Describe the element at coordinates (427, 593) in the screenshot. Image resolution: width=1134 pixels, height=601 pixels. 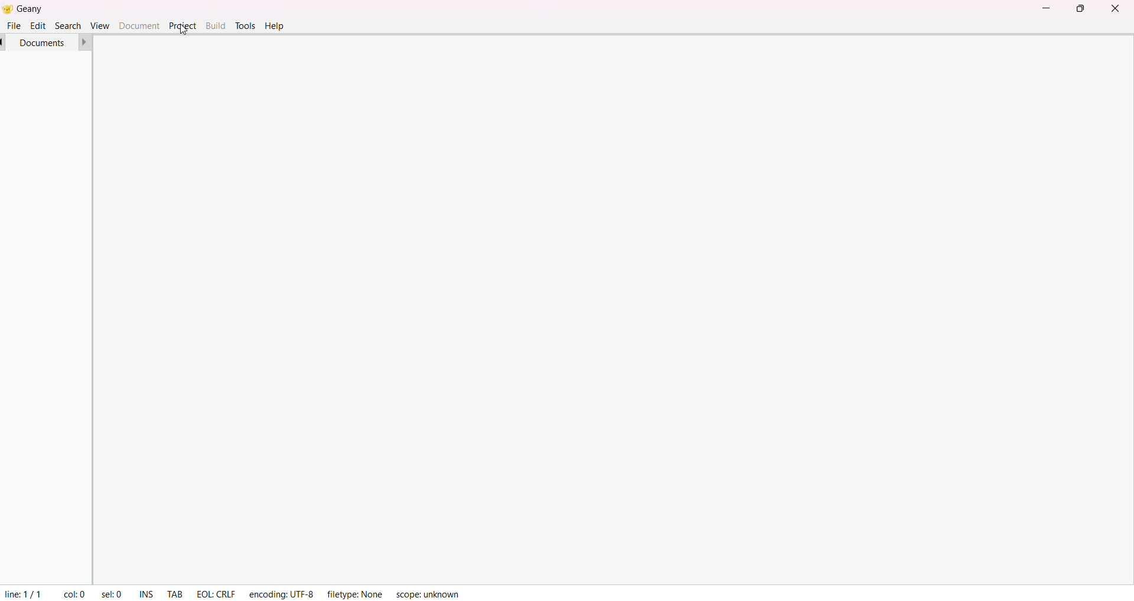
I see `scope: unknown` at that location.